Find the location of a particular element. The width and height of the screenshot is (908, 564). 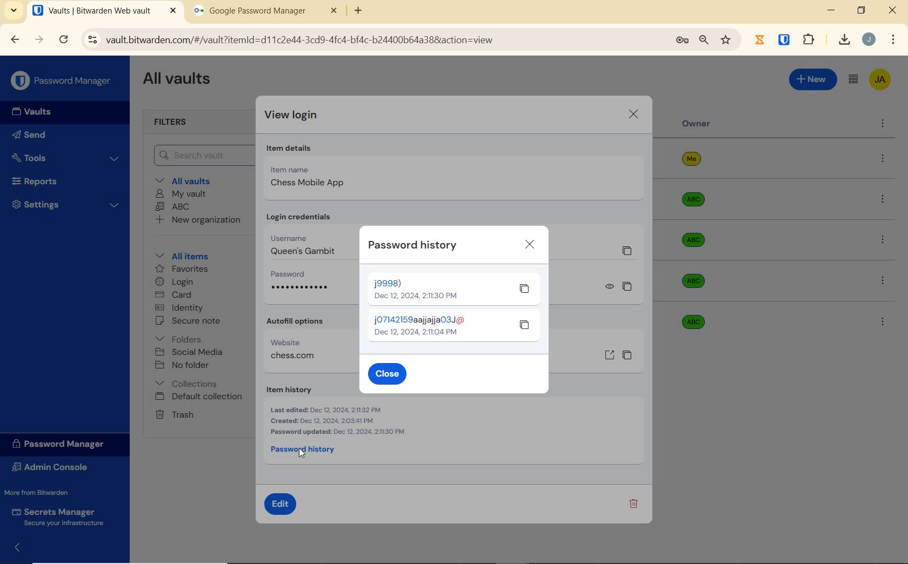

more options is located at coordinates (883, 122).